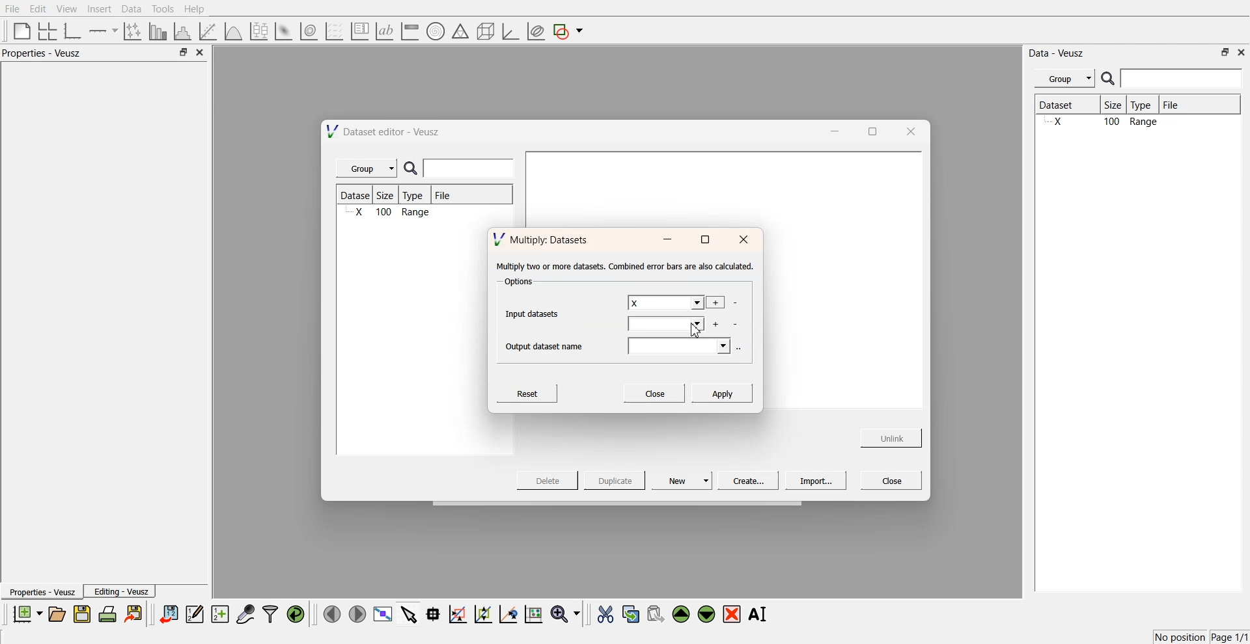 This screenshot has width=1250, height=644. Describe the element at coordinates (410, 32) in the screenshot. I see `image color bar` at that location.